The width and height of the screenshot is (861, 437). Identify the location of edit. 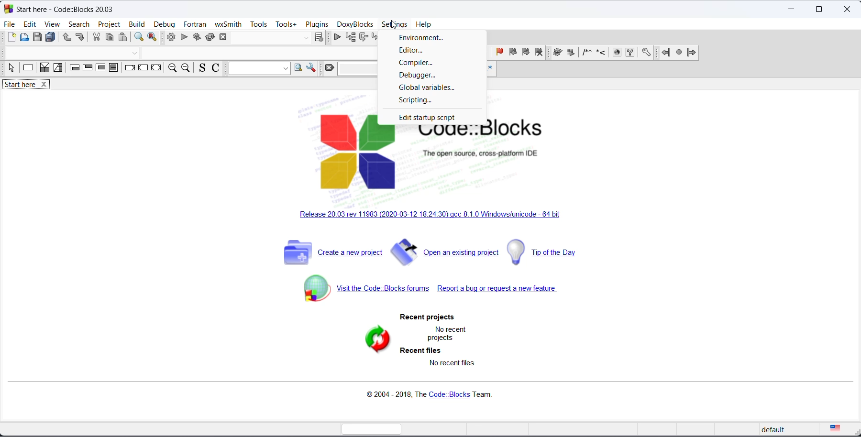
(30, 24).